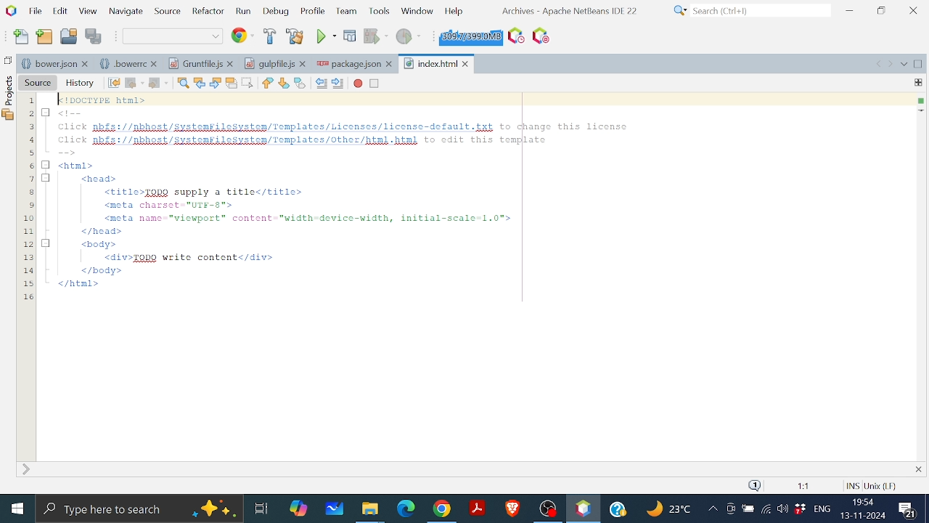  I want to click on close, so click(466, 63).